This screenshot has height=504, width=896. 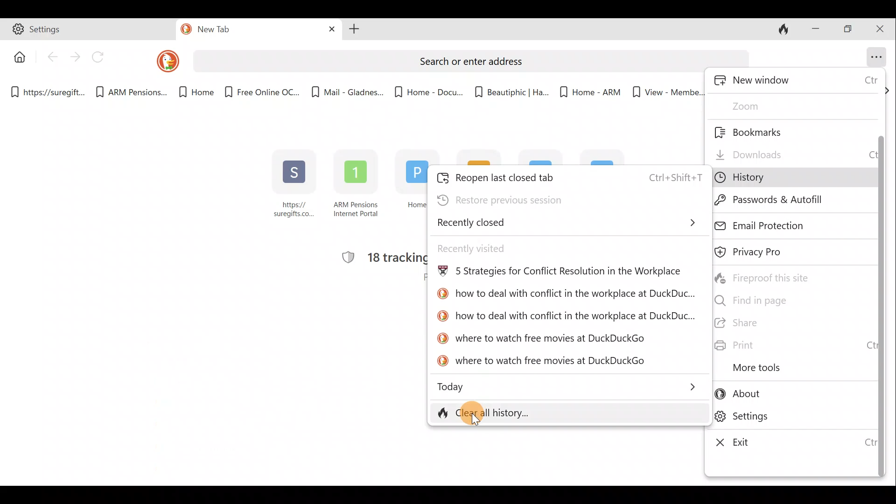 What do you see at coordinates (770, 131) in the screenshot?
I see `Bookmarks` at bounding box center [770, 131].